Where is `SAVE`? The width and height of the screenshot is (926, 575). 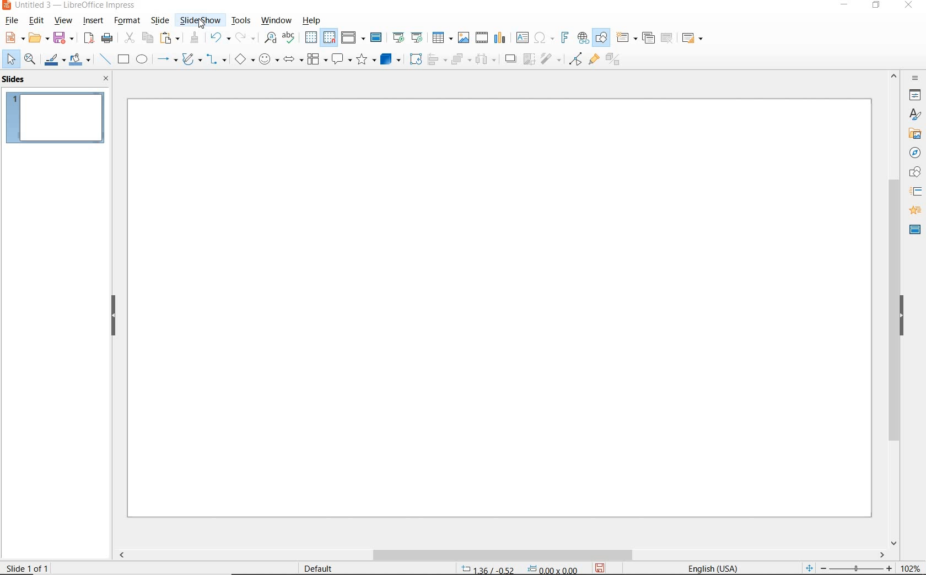 SAVE is located at coordinates (600, 567).